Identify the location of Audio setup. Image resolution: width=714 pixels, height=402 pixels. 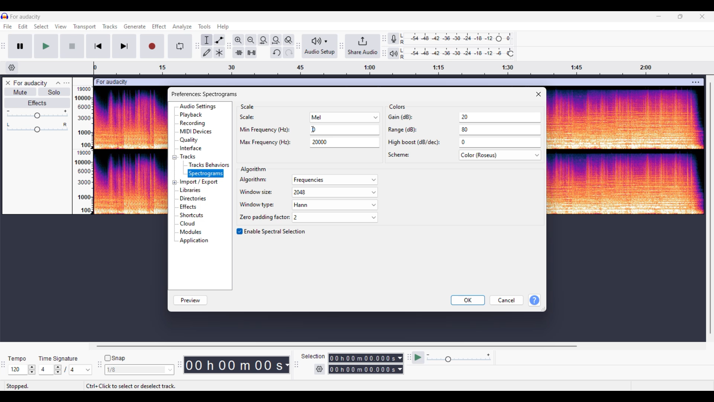
(320, 46).